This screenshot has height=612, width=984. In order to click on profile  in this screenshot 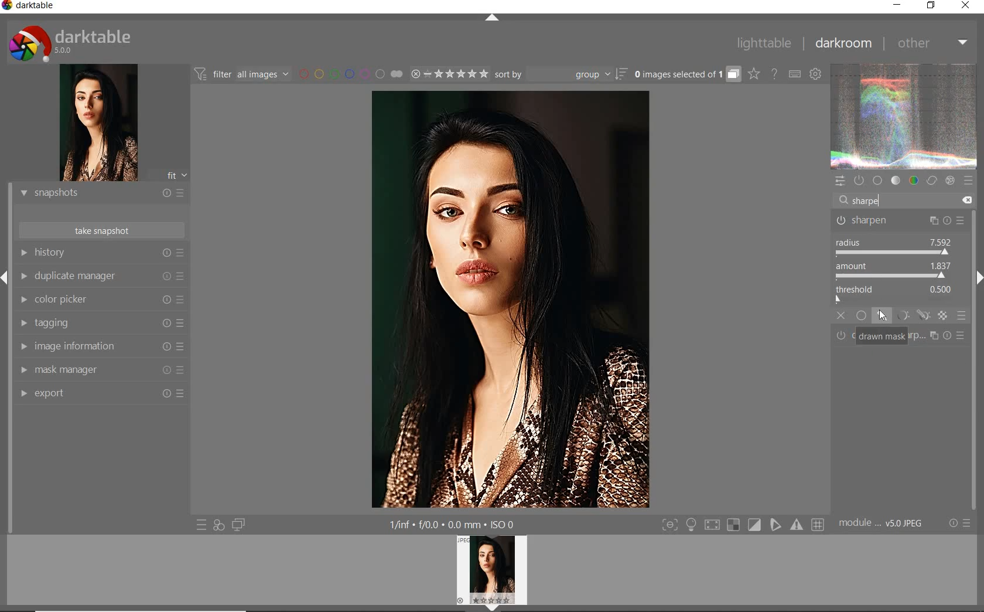, I will do `click(499, 571)`.